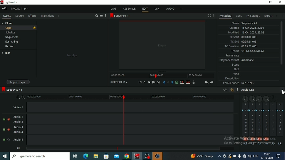 The height and width of the screenshot is (160, 285). I want to click on Solo this track, so click(267, 139).